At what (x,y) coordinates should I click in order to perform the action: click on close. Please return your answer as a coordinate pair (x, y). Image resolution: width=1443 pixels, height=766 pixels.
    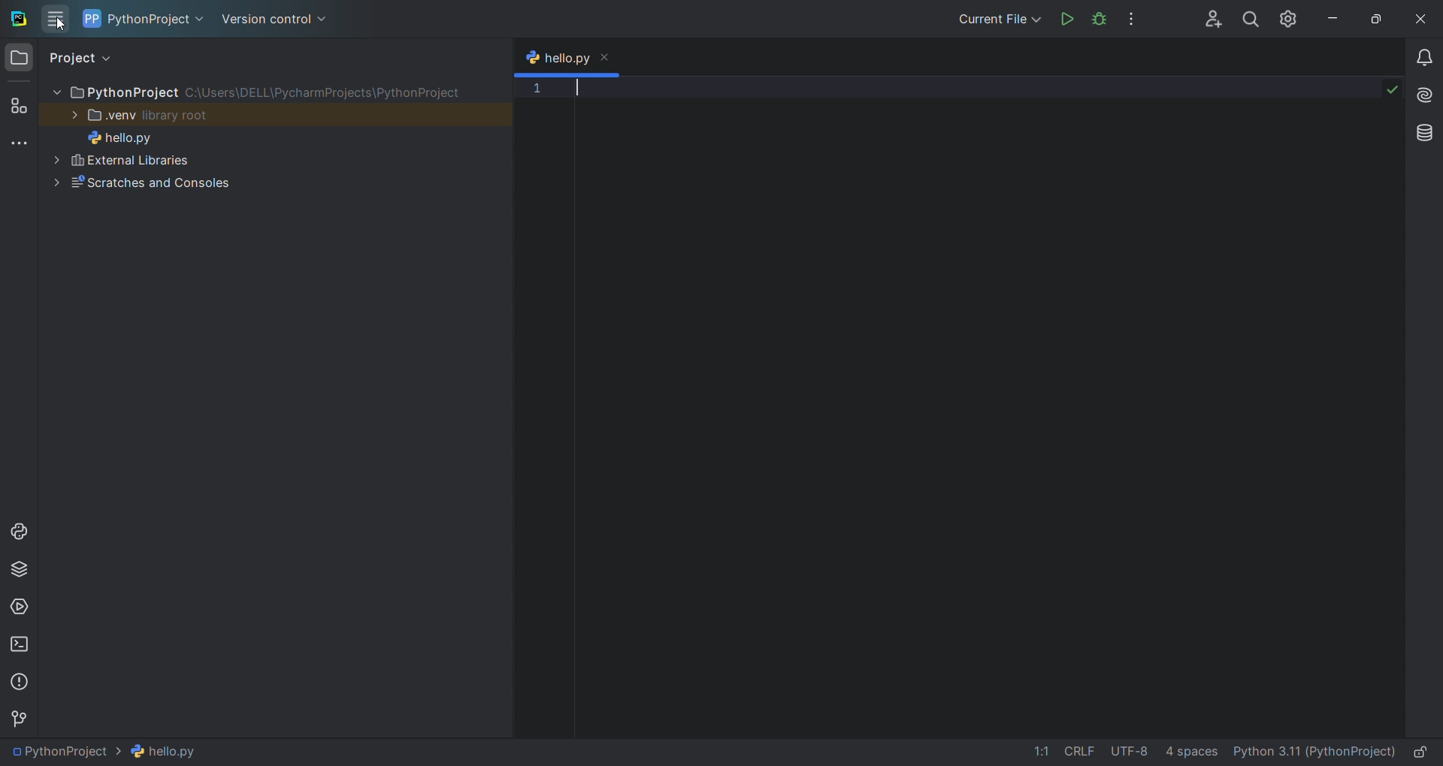
    Looking at the image, I should click on (606, 56).